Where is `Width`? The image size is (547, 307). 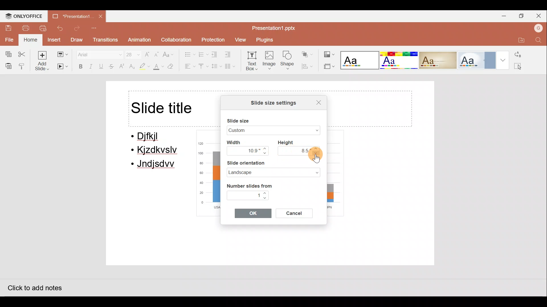 Width is located at coordinates (239, 142).